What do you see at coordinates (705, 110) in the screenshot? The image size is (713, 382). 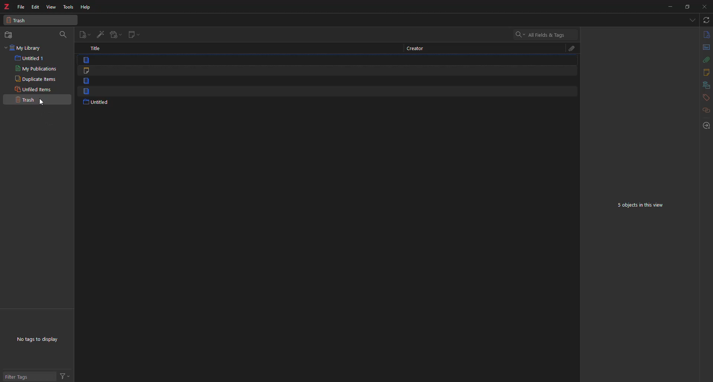 I see `related` at bounding box center [705, 110].